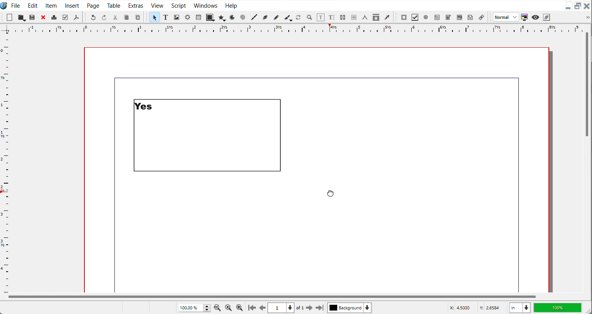  What do you see at coordinates (198, 17) in the screenshot?
I see `Table` at bounding box center [198, 17].